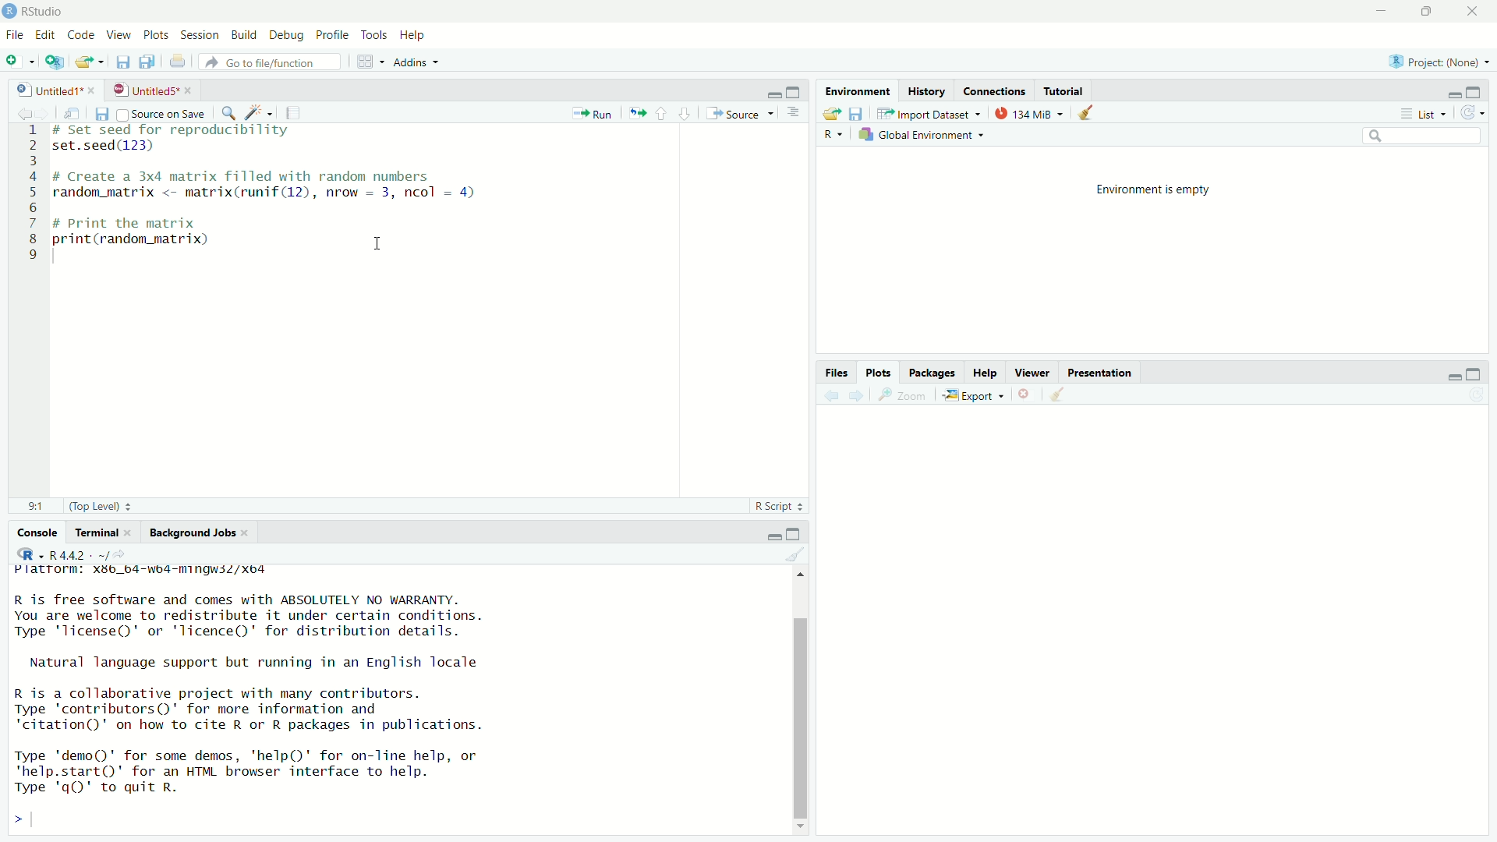 The height and width of the screenshot is (842, 1497). Describe the element at coordinates (881, 375) in the screenshot. I see `Plots` at that location.